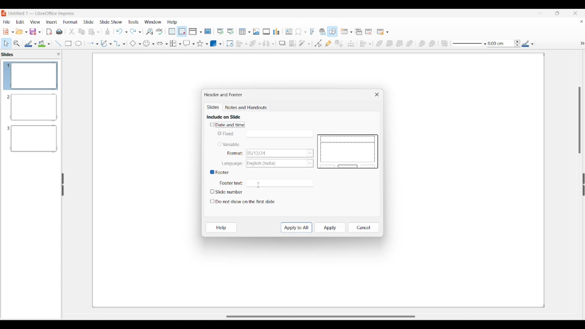 This screenshot has width=585, height=329. Describe the element at coordinates (135, 44) in the screenshot. I see `Basic shape options` at that location.